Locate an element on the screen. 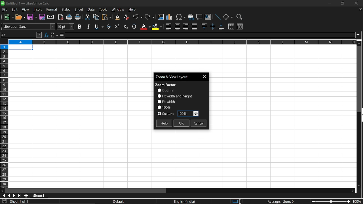 The image size is (363, 204). cut is located at coordinates (87, 17).